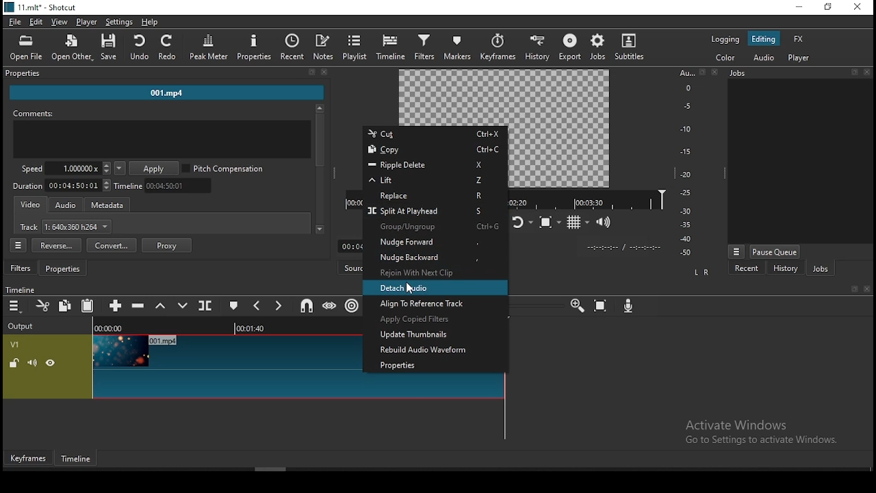 The height and width of the screenshot is (493, 876). I want to click on recent, so click(292, 46).